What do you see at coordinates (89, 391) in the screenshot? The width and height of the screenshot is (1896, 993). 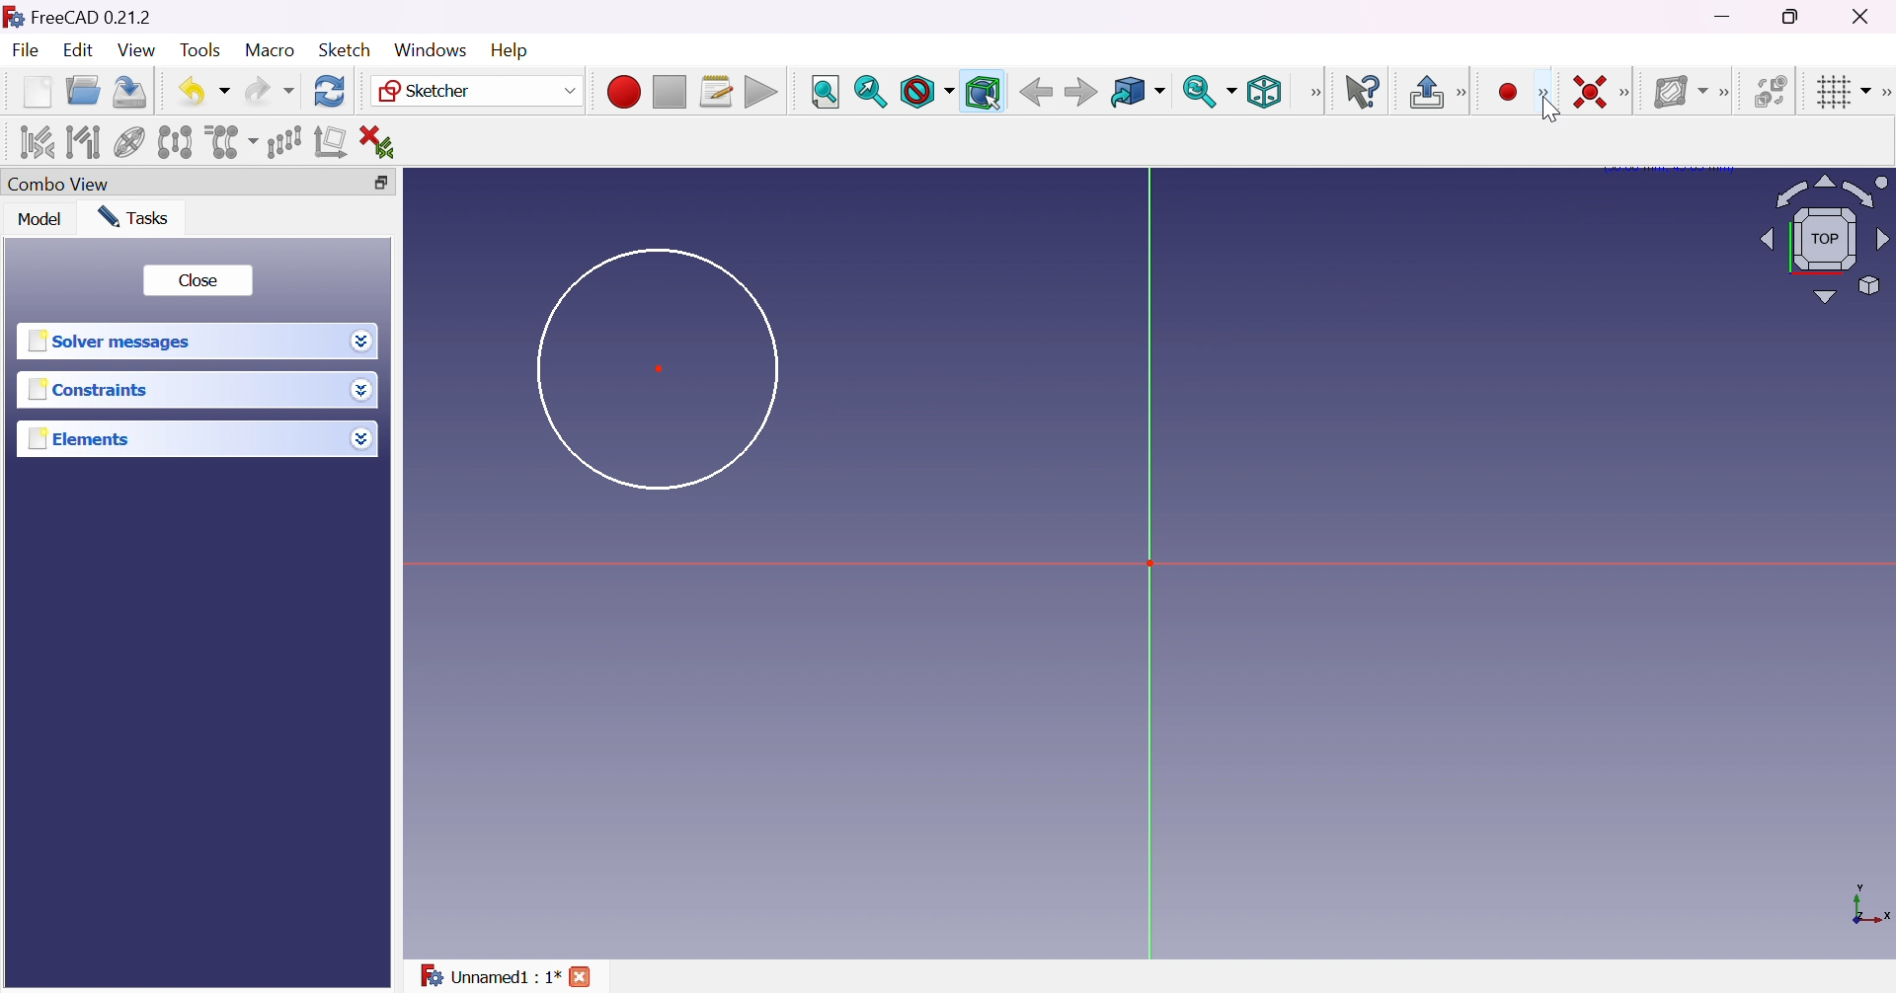 I see `Constraints` at bounding box center [89, 391].